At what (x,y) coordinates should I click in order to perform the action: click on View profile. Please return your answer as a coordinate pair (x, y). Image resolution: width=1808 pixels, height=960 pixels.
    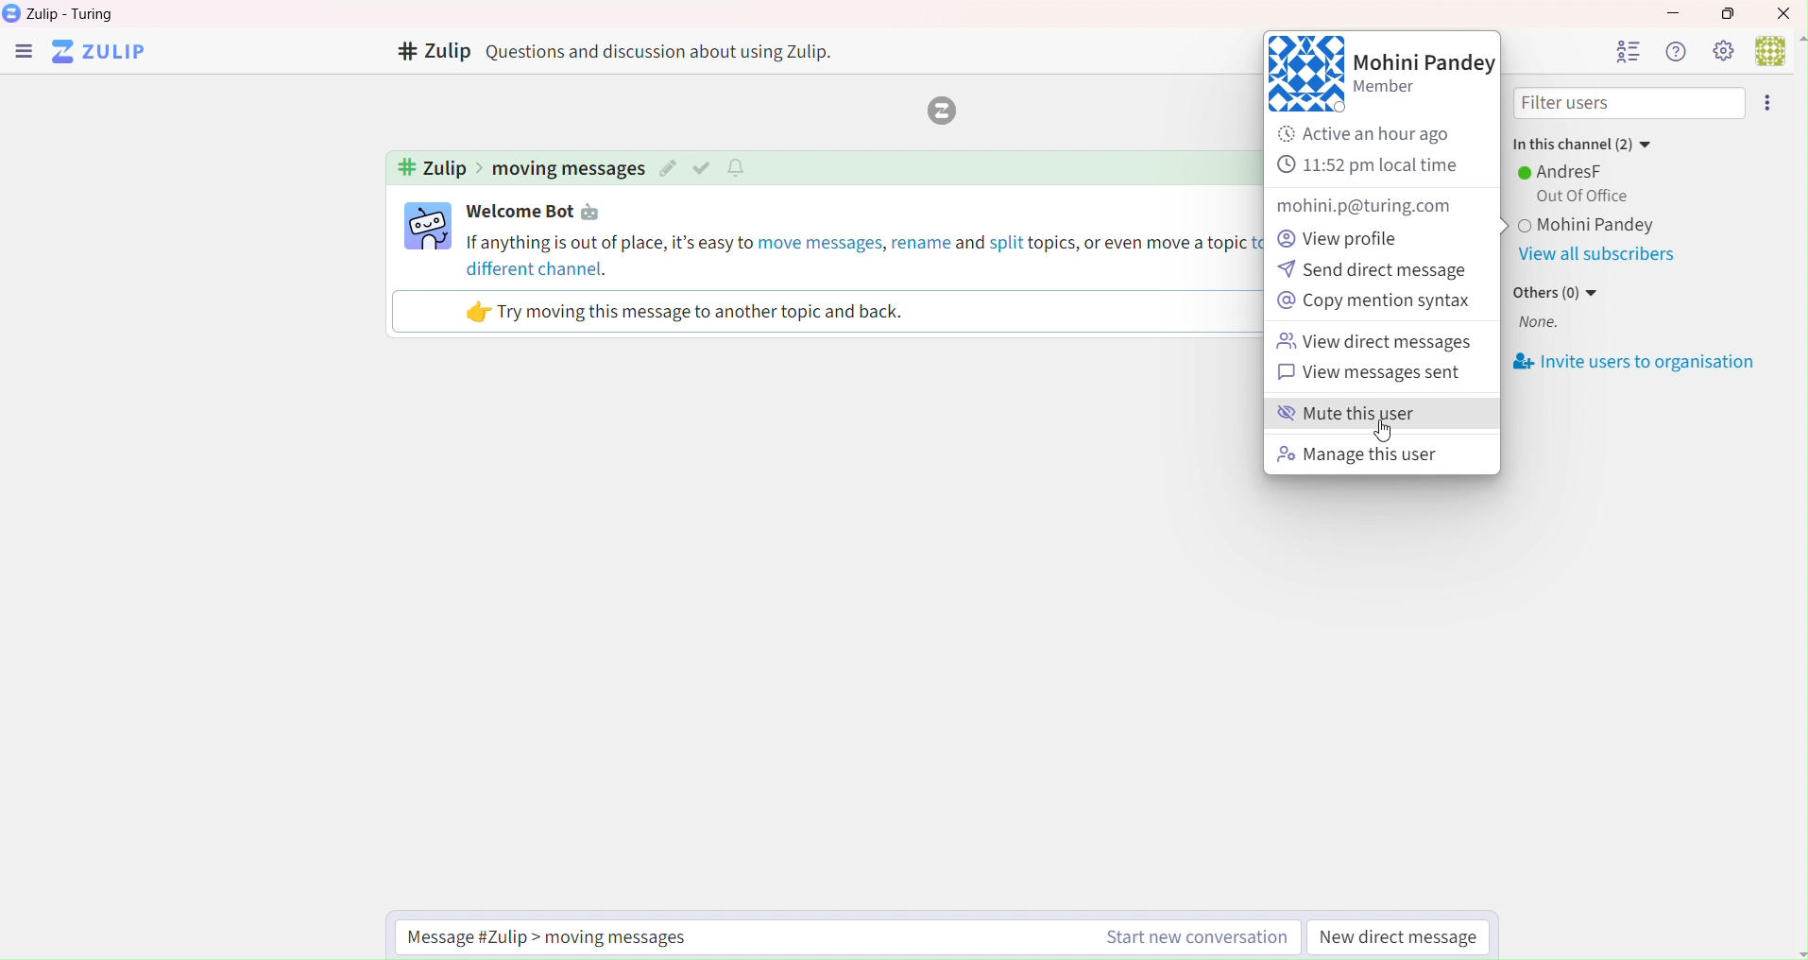
    Looking at the image, I should click on (1347, 236).